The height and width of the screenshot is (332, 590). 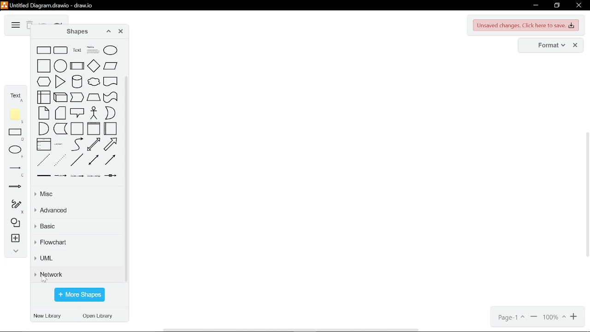 I want to click on freehand, so click(x=14, y=207).